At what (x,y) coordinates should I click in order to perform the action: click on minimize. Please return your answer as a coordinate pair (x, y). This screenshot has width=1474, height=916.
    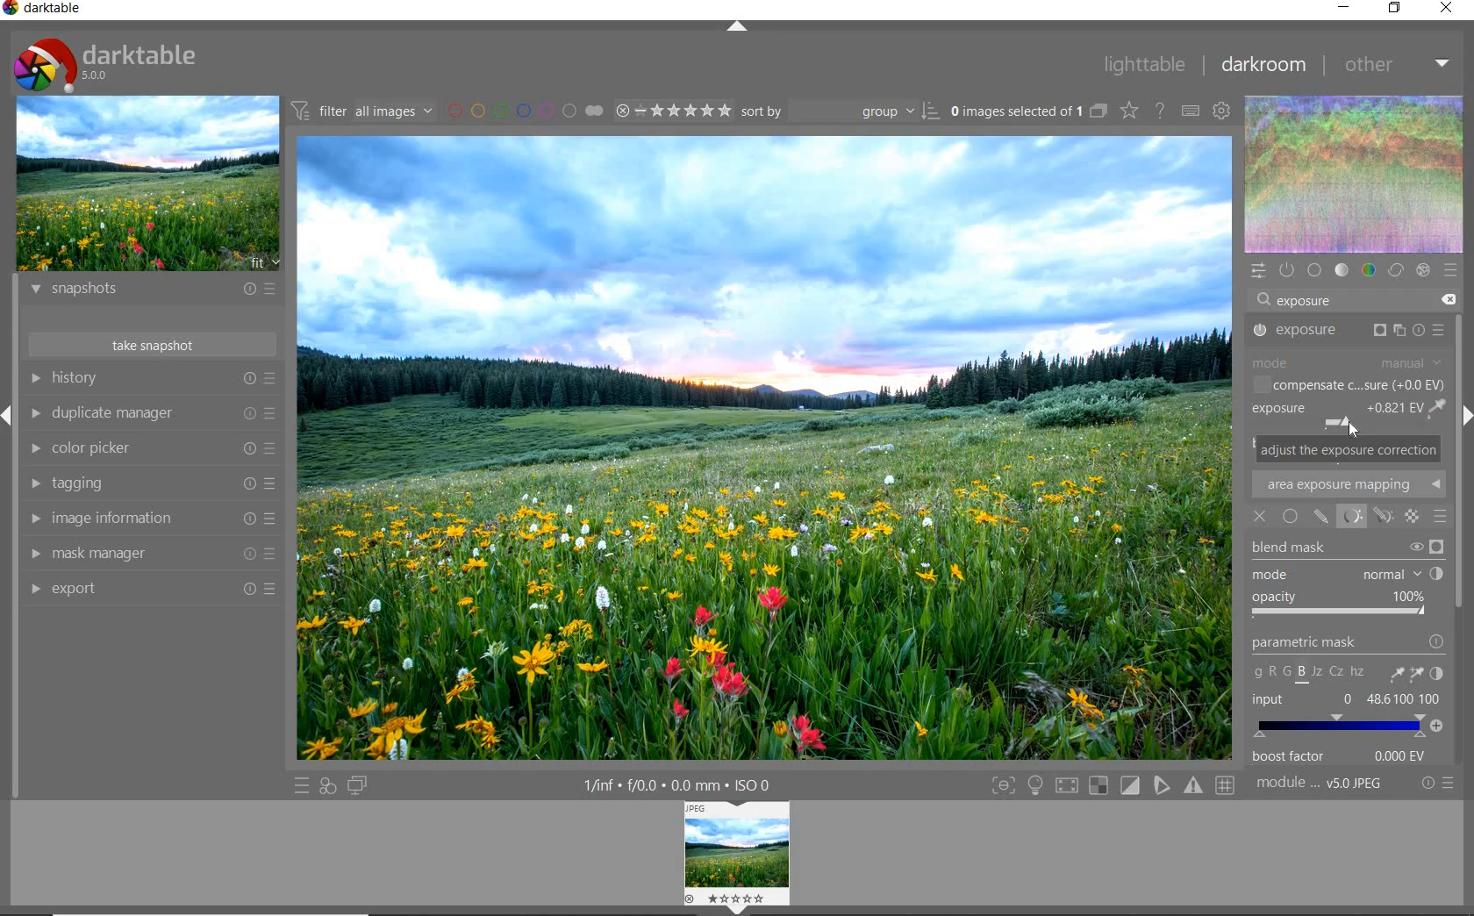
    Looking at the image, I should click on (1343, 8).